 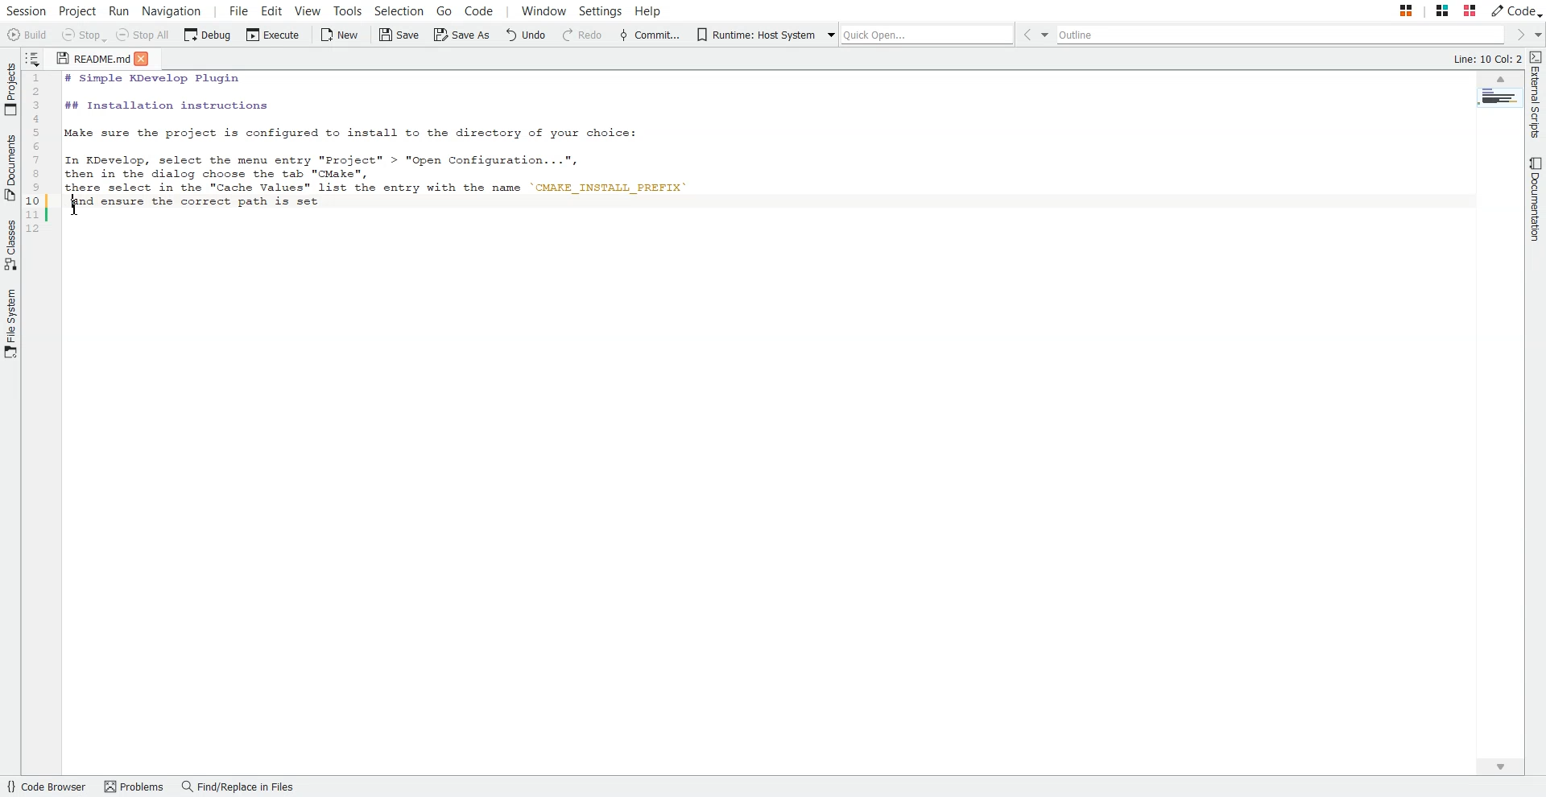 I want to click on Page Overview, so click(x=1499, y=97).